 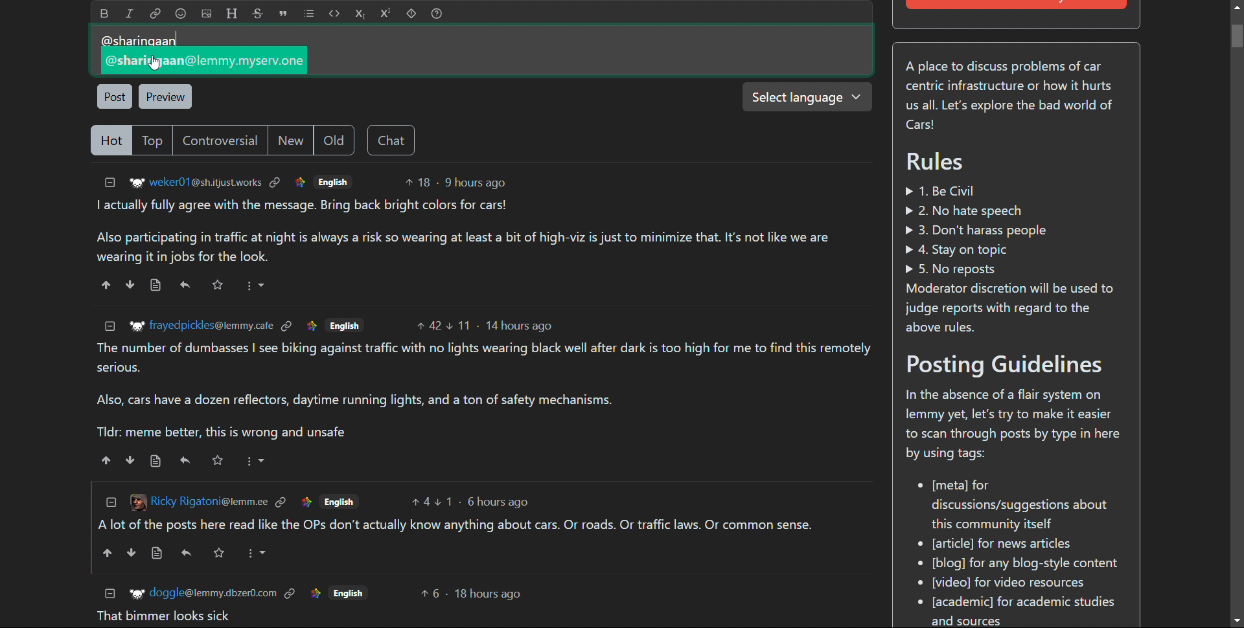 What do you see at coordinates (104, 14) in the screenshot?
I see `bold` at bounding box center [104, 14].